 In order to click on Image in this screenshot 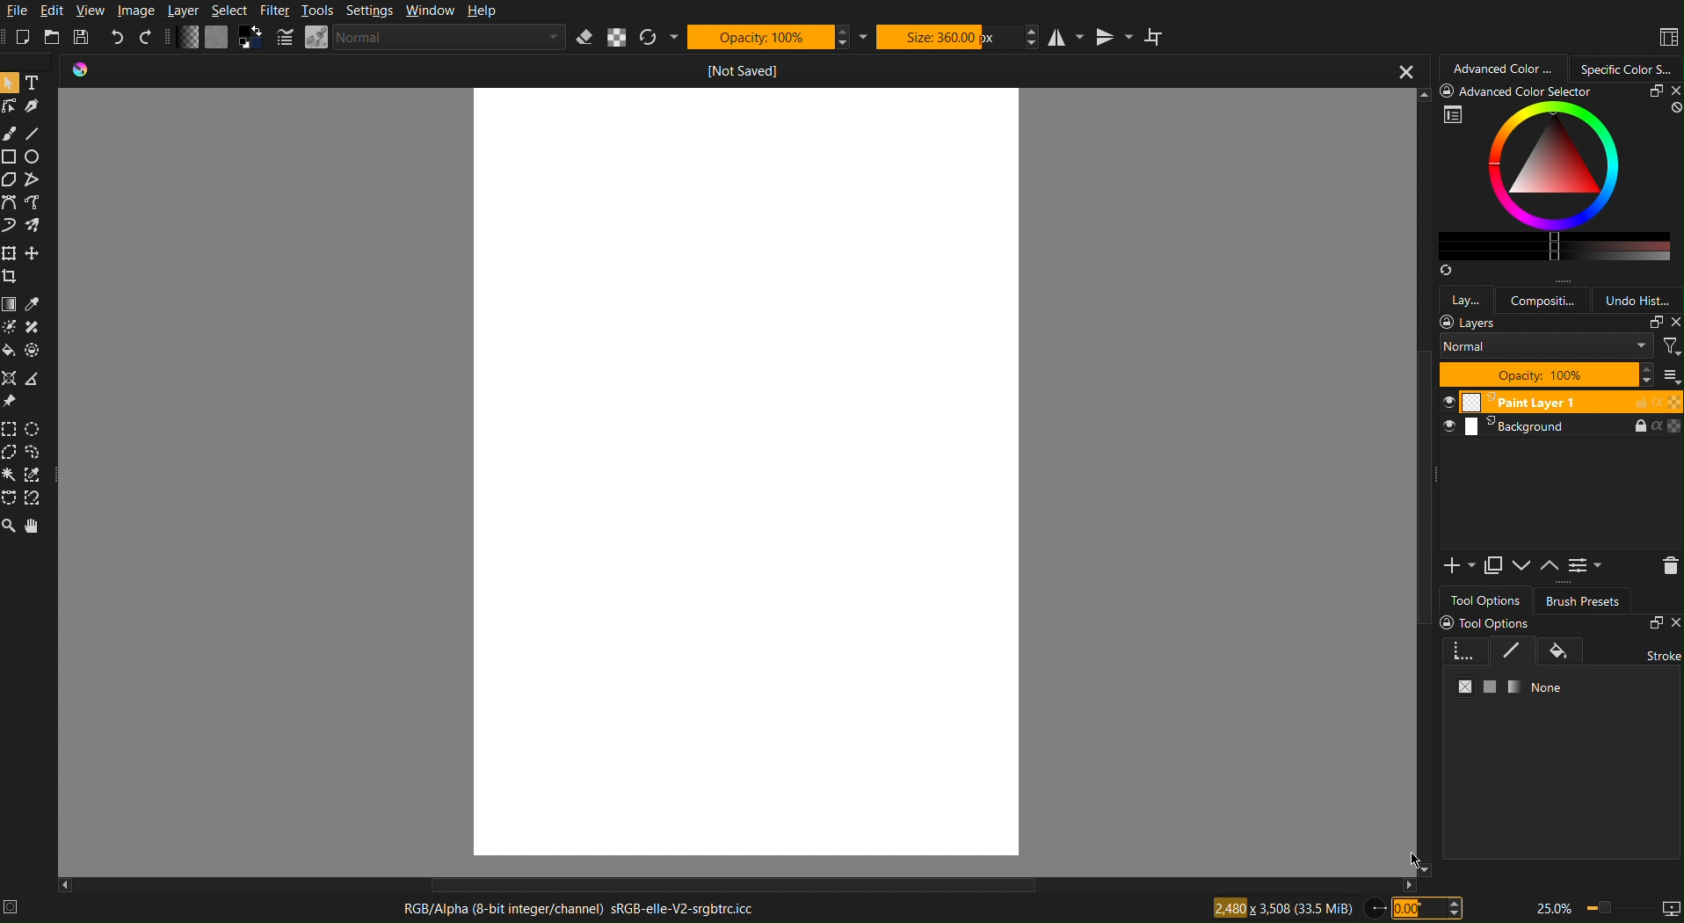, I will do `click(136, 11)`.